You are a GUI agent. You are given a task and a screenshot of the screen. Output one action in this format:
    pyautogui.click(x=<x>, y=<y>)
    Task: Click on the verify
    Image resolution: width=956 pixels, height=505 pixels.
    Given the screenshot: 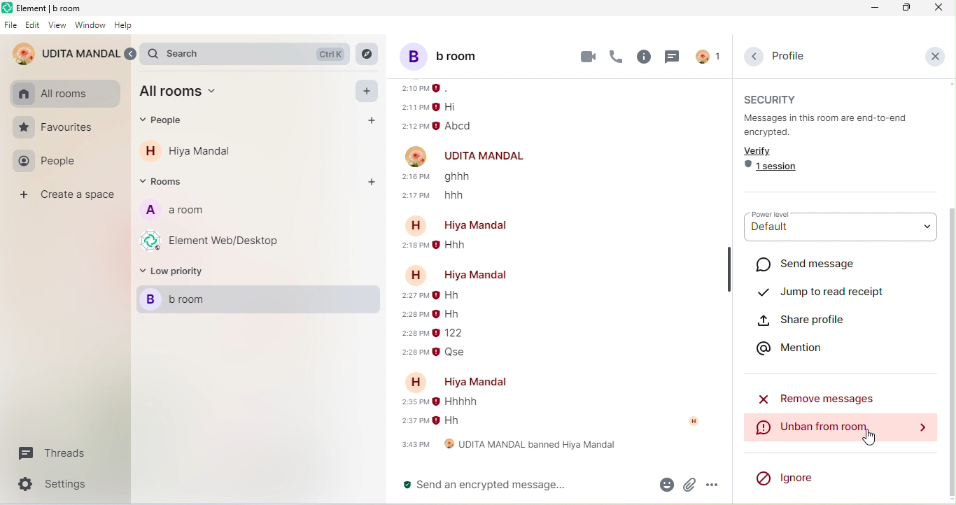 What is the action you would take?
    pyautogui.click(x=762, y=151)
    